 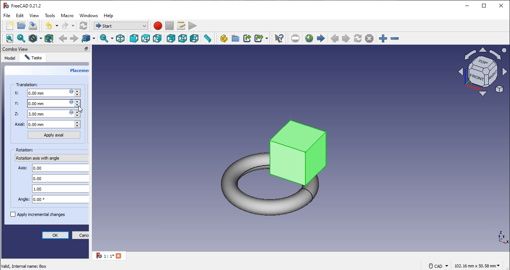 I want to click on fit all, so click(x=10, y=38).